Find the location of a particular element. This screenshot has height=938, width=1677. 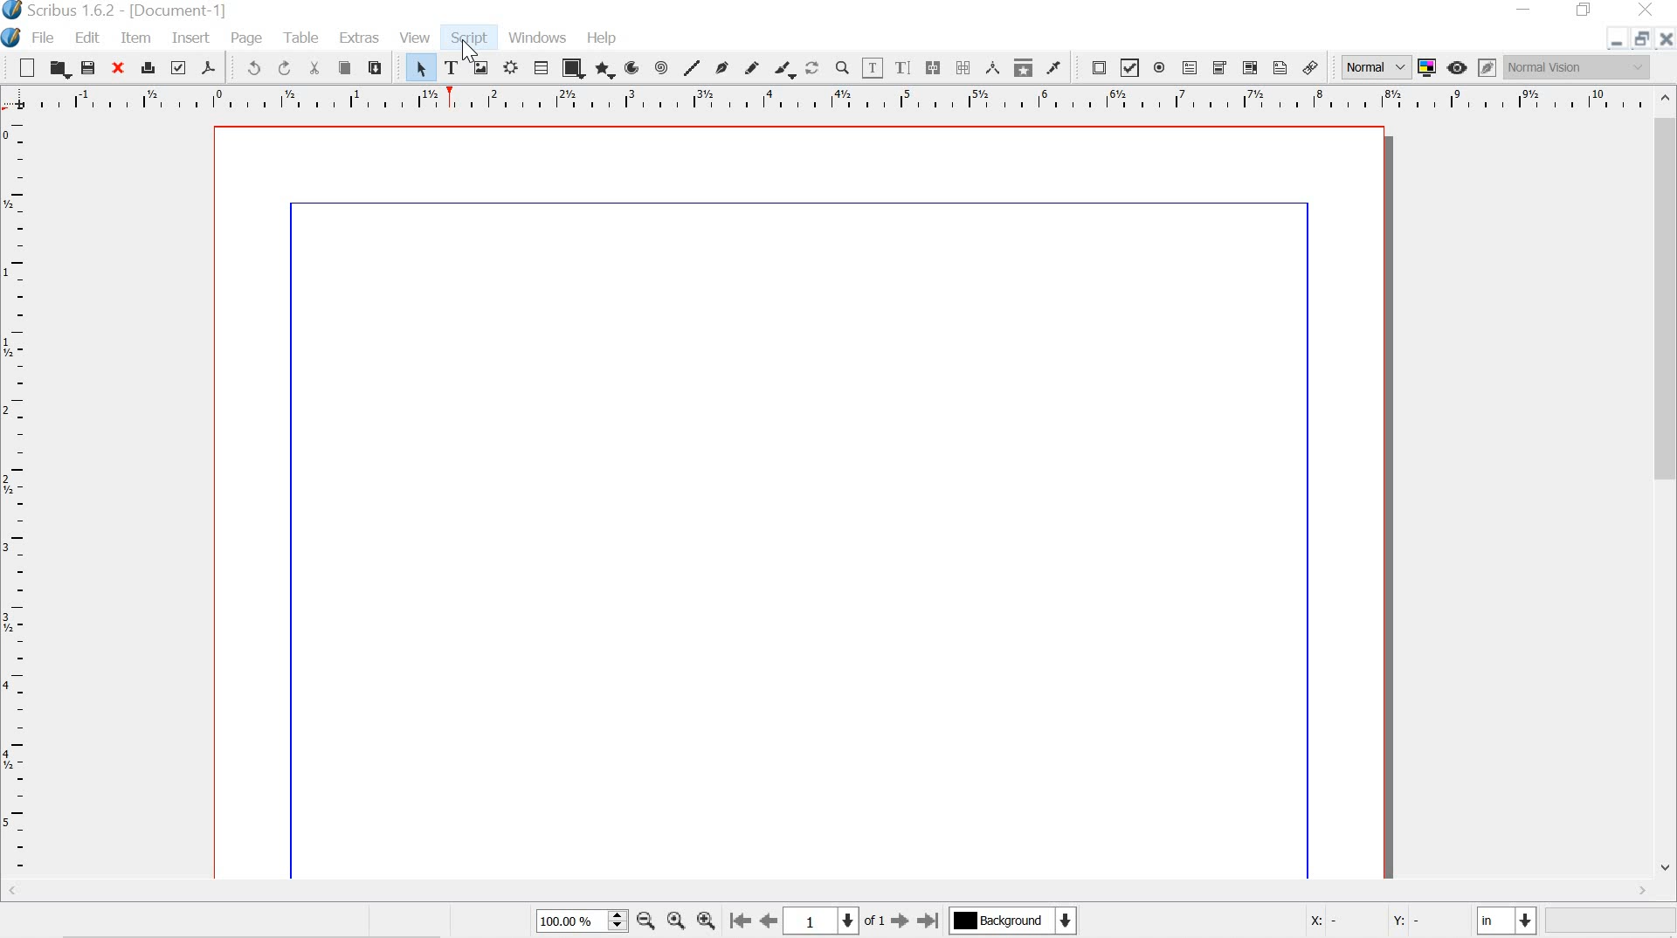

zoom in or out is located at coordinates (843, 68).